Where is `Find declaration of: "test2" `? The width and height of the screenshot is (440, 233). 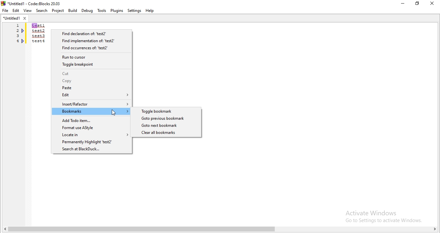
Find declaration of: "test2"  is located at coordinates (92, 33).